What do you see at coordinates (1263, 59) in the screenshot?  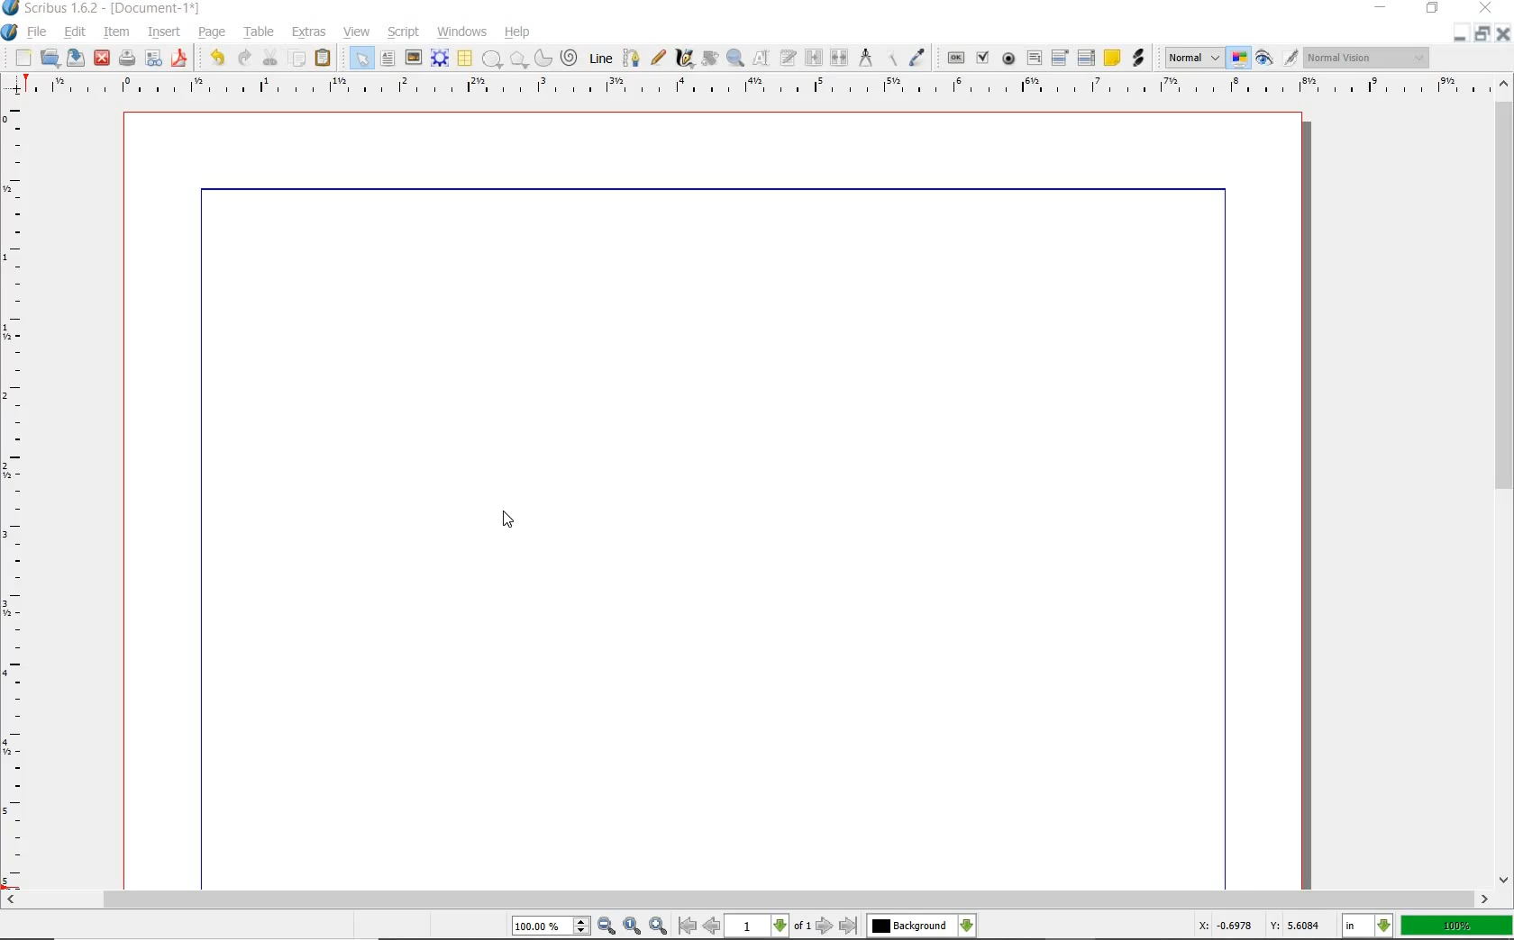 I see `PREVIEW MODE` at bounding box center [1263, 59].